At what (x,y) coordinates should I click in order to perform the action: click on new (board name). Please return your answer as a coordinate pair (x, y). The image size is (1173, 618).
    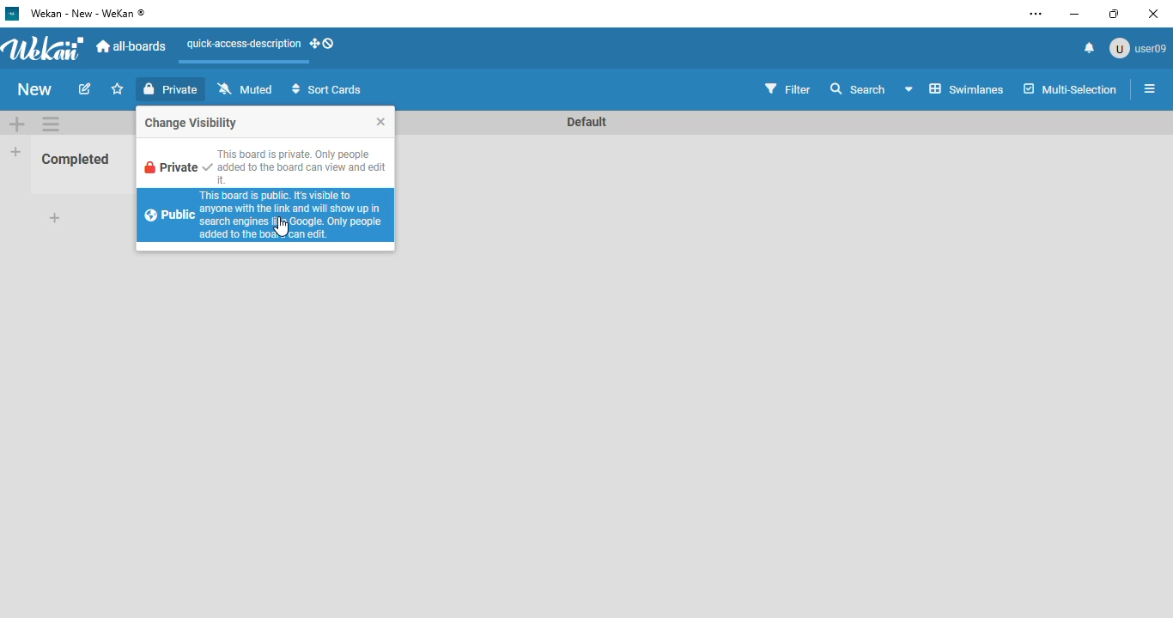
    Looking at the image, I should click on (35, 89).